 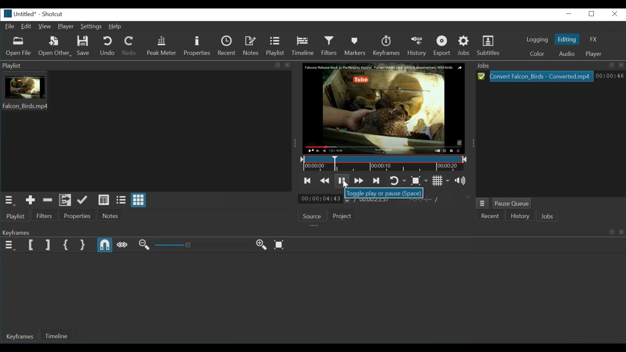 What do you see at coordinates (53, 14) in the screenshot?
I see `Shotcut` at bounding box center [53, 14].